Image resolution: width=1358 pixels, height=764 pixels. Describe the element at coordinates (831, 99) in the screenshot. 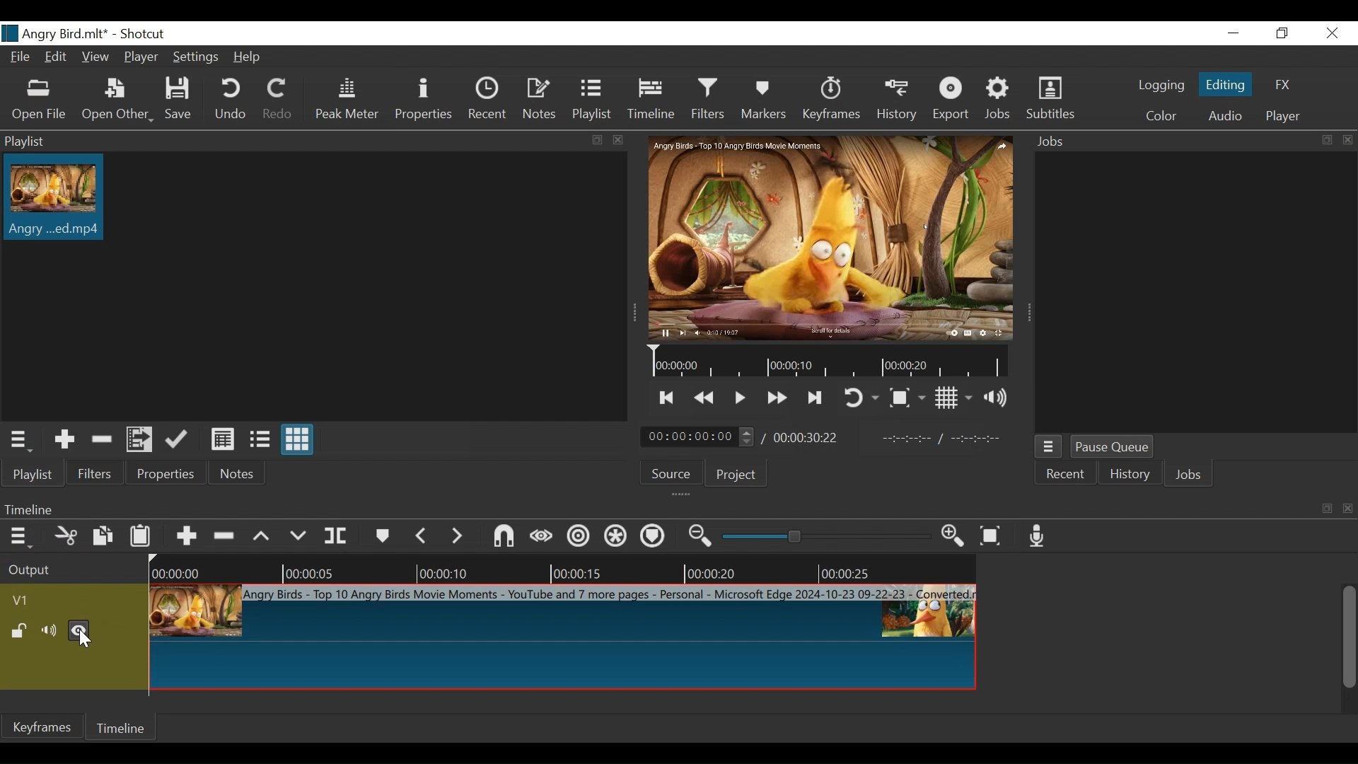

I see `Keyframes` at that location.